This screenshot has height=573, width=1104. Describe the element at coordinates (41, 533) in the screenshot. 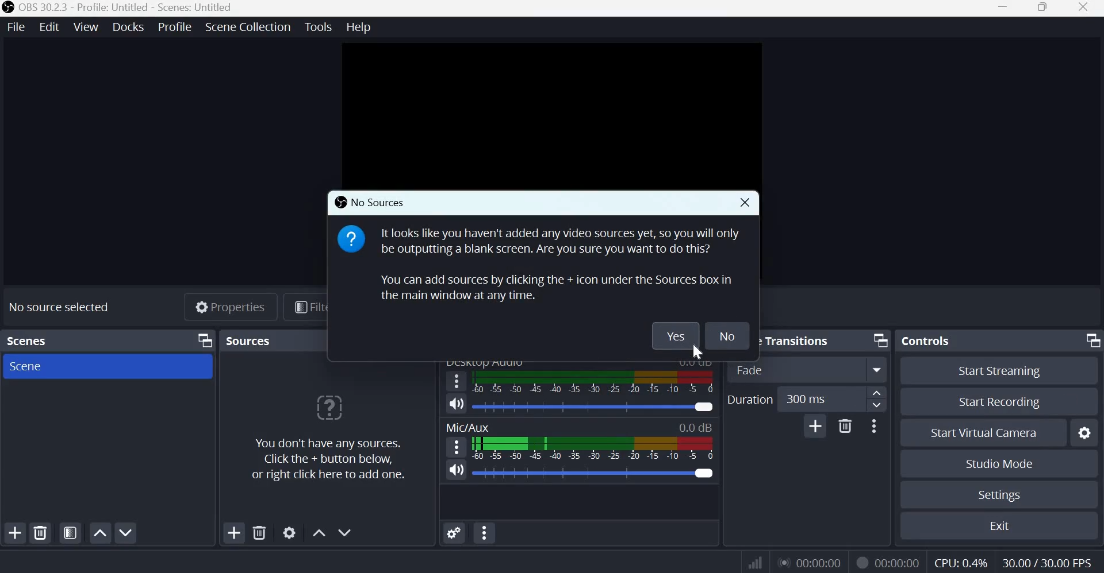

I see `Delete selected scene` at that location.